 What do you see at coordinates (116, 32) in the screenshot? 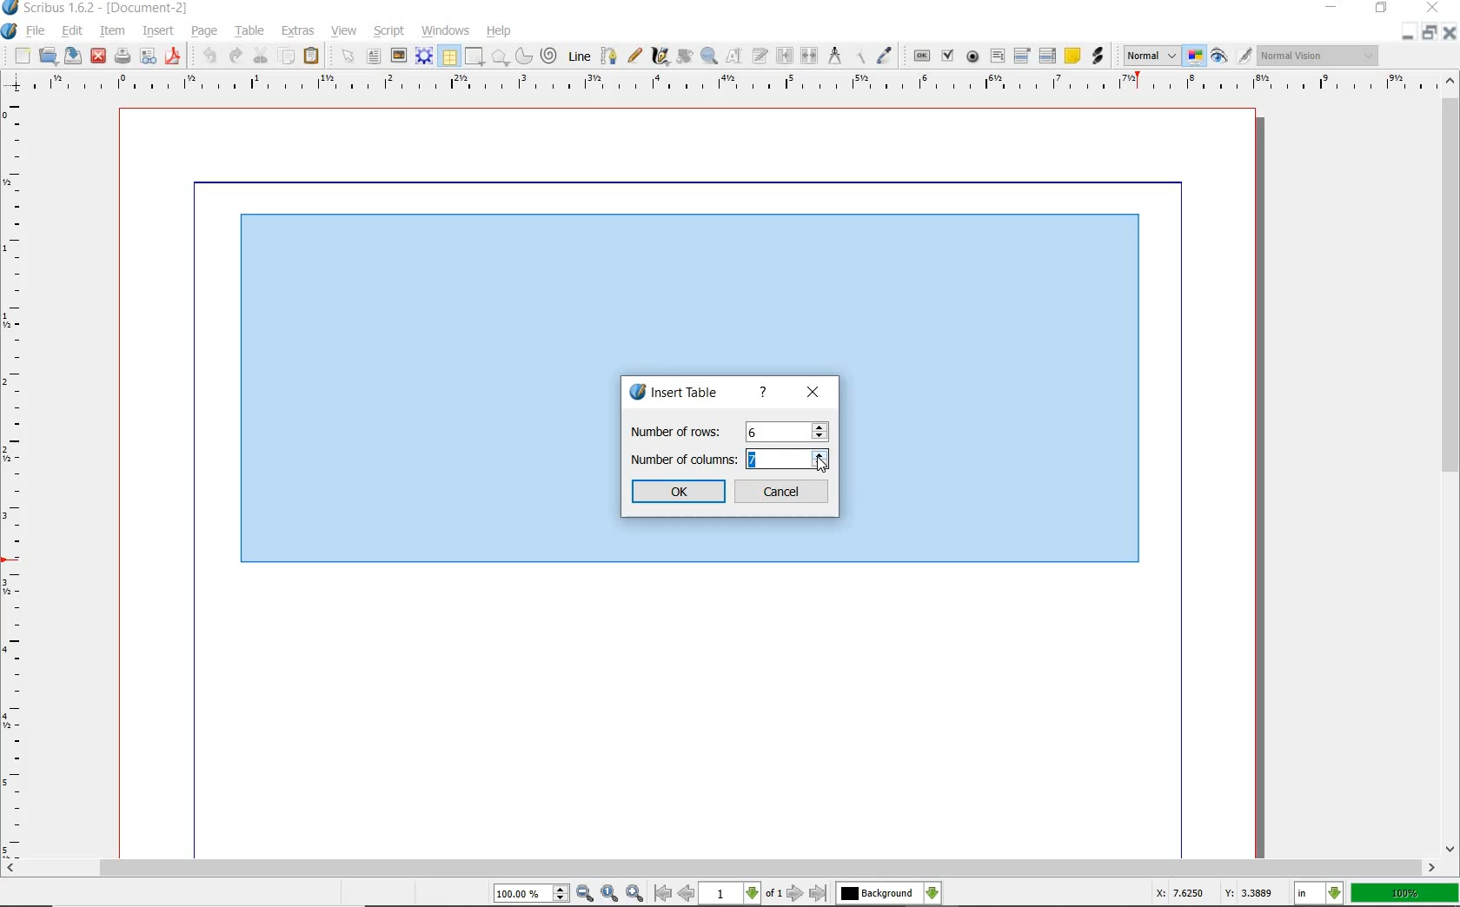
I see `item` at bounding box center [116, 32].